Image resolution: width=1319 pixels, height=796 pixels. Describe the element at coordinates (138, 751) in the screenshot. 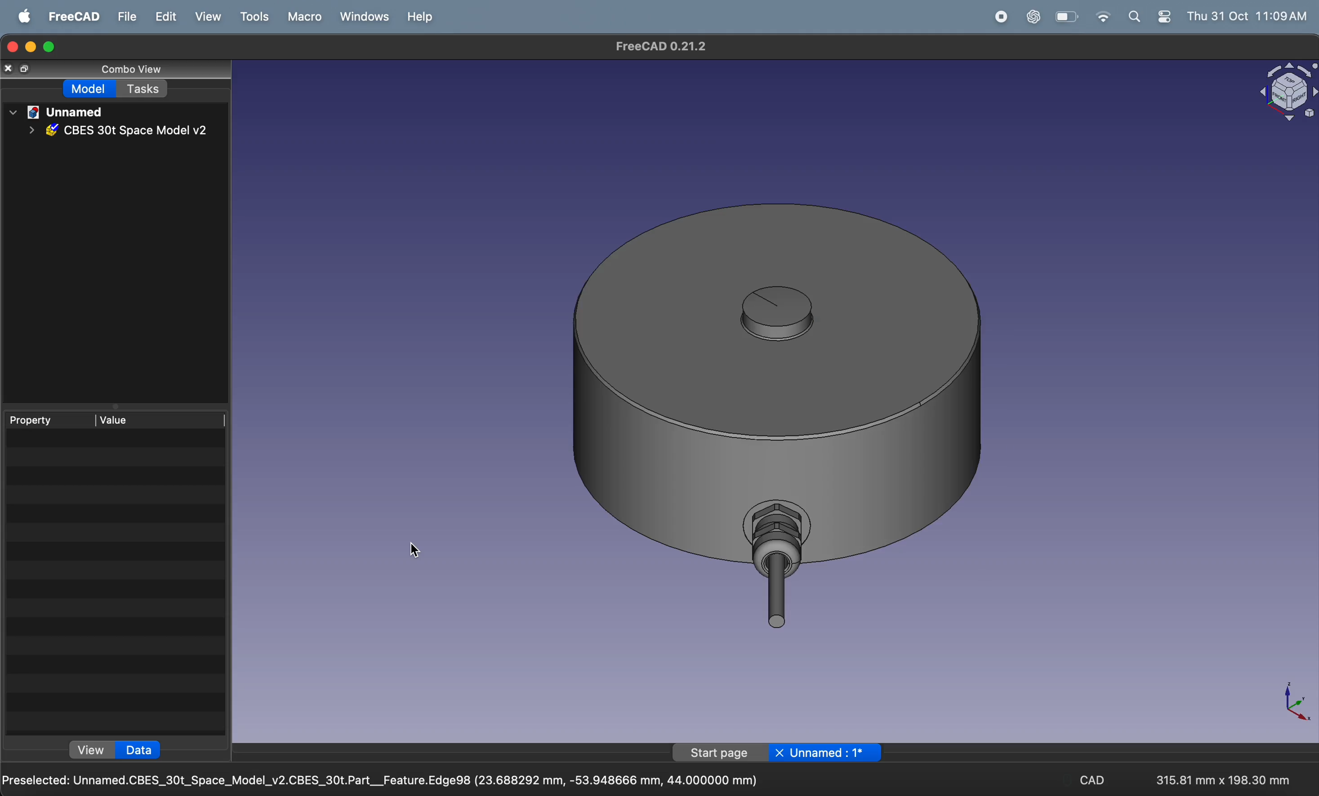

I see `data` at that location.